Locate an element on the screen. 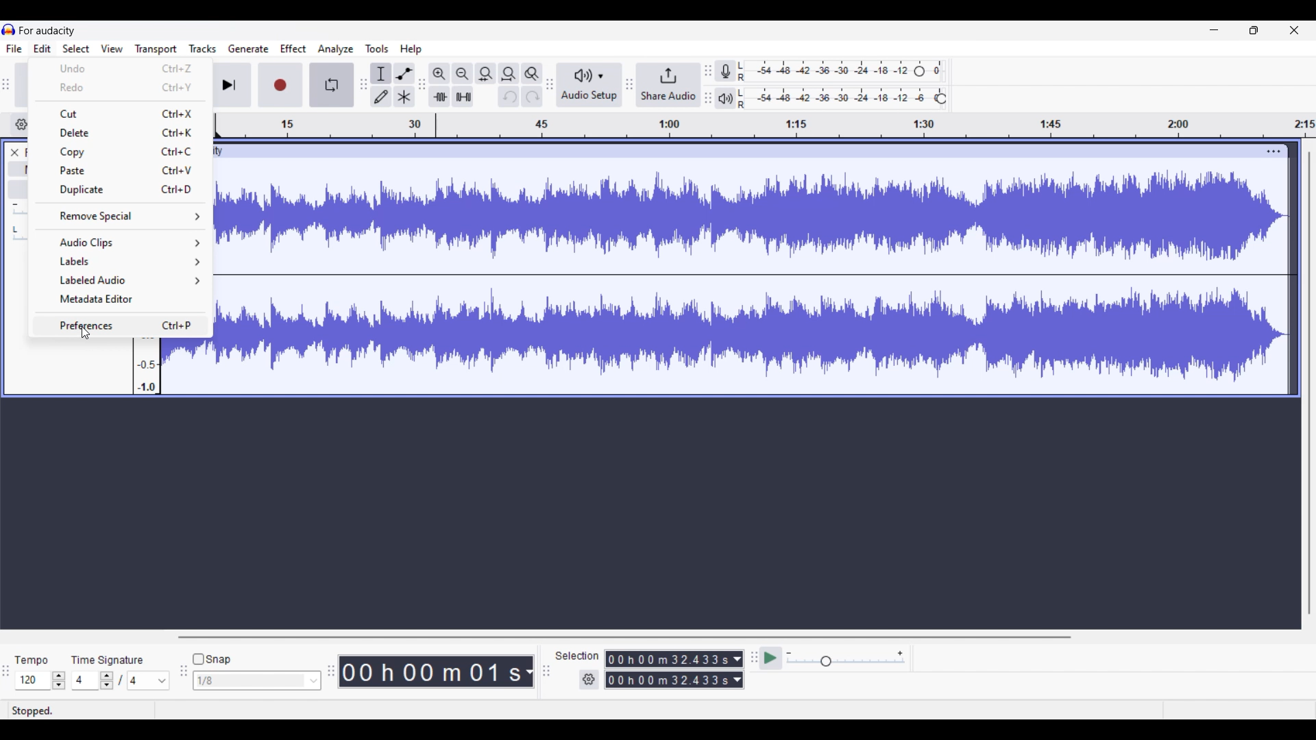 The width and height of the screenshot is (1316, 740). timestamp is located at coordinates (763, 125).